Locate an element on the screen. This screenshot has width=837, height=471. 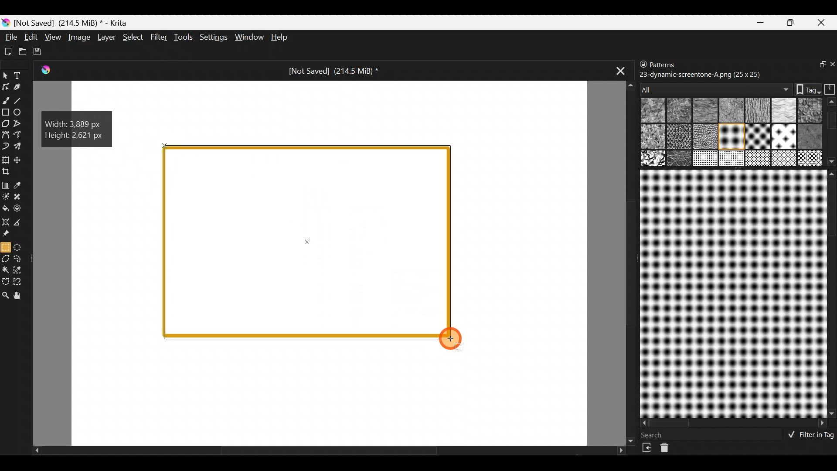
03 default-paper.png is located at coordinates (730, 111).